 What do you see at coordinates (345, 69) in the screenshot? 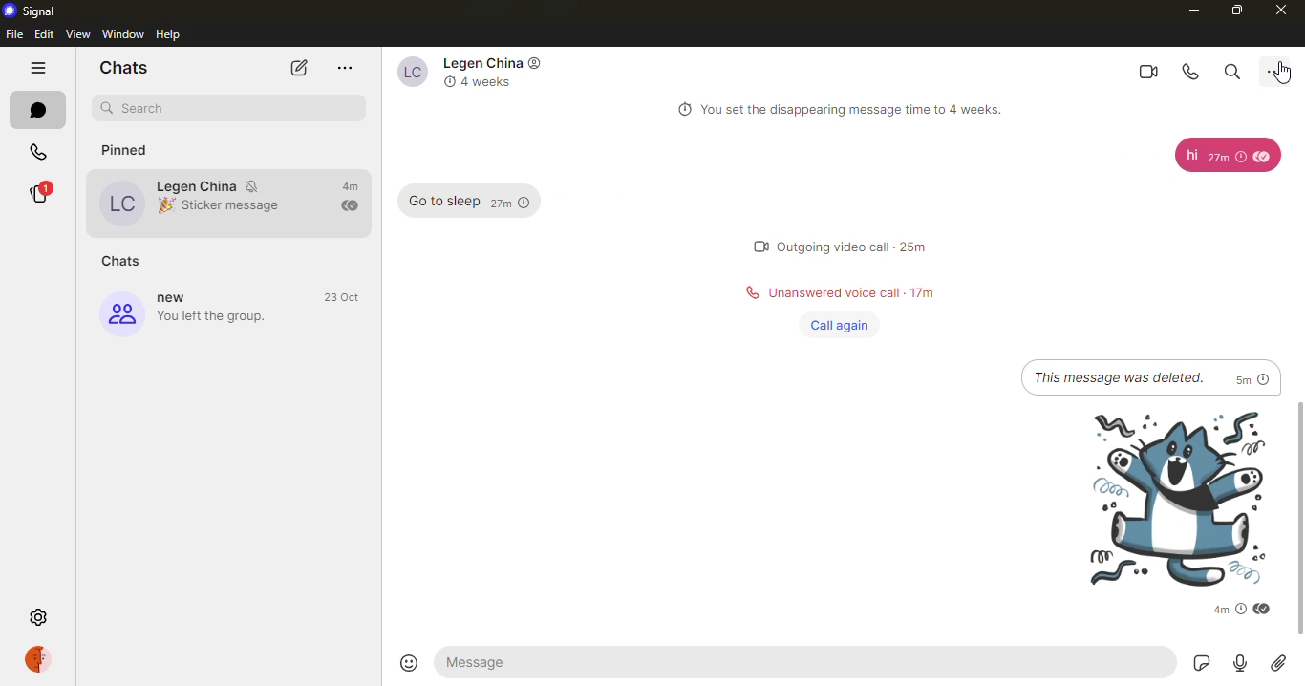
I see `more` at bounding box center [345, 69].